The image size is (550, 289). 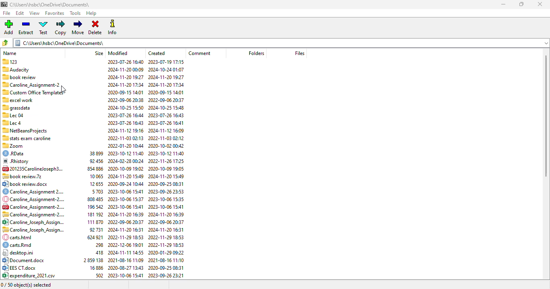 I want to click on 2022-11-03 02:13, so click(x=126, y=138).